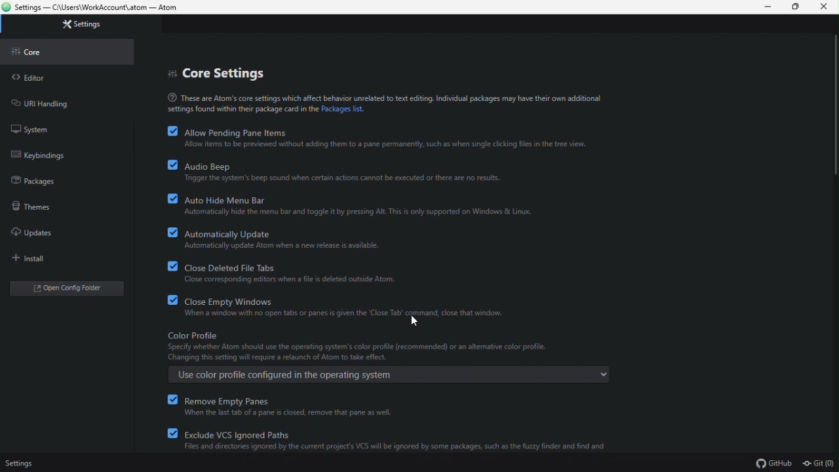  What do you see at coordinates (32, 230) in the screenshot?
I see `updates` at bounding box center [32, 230].